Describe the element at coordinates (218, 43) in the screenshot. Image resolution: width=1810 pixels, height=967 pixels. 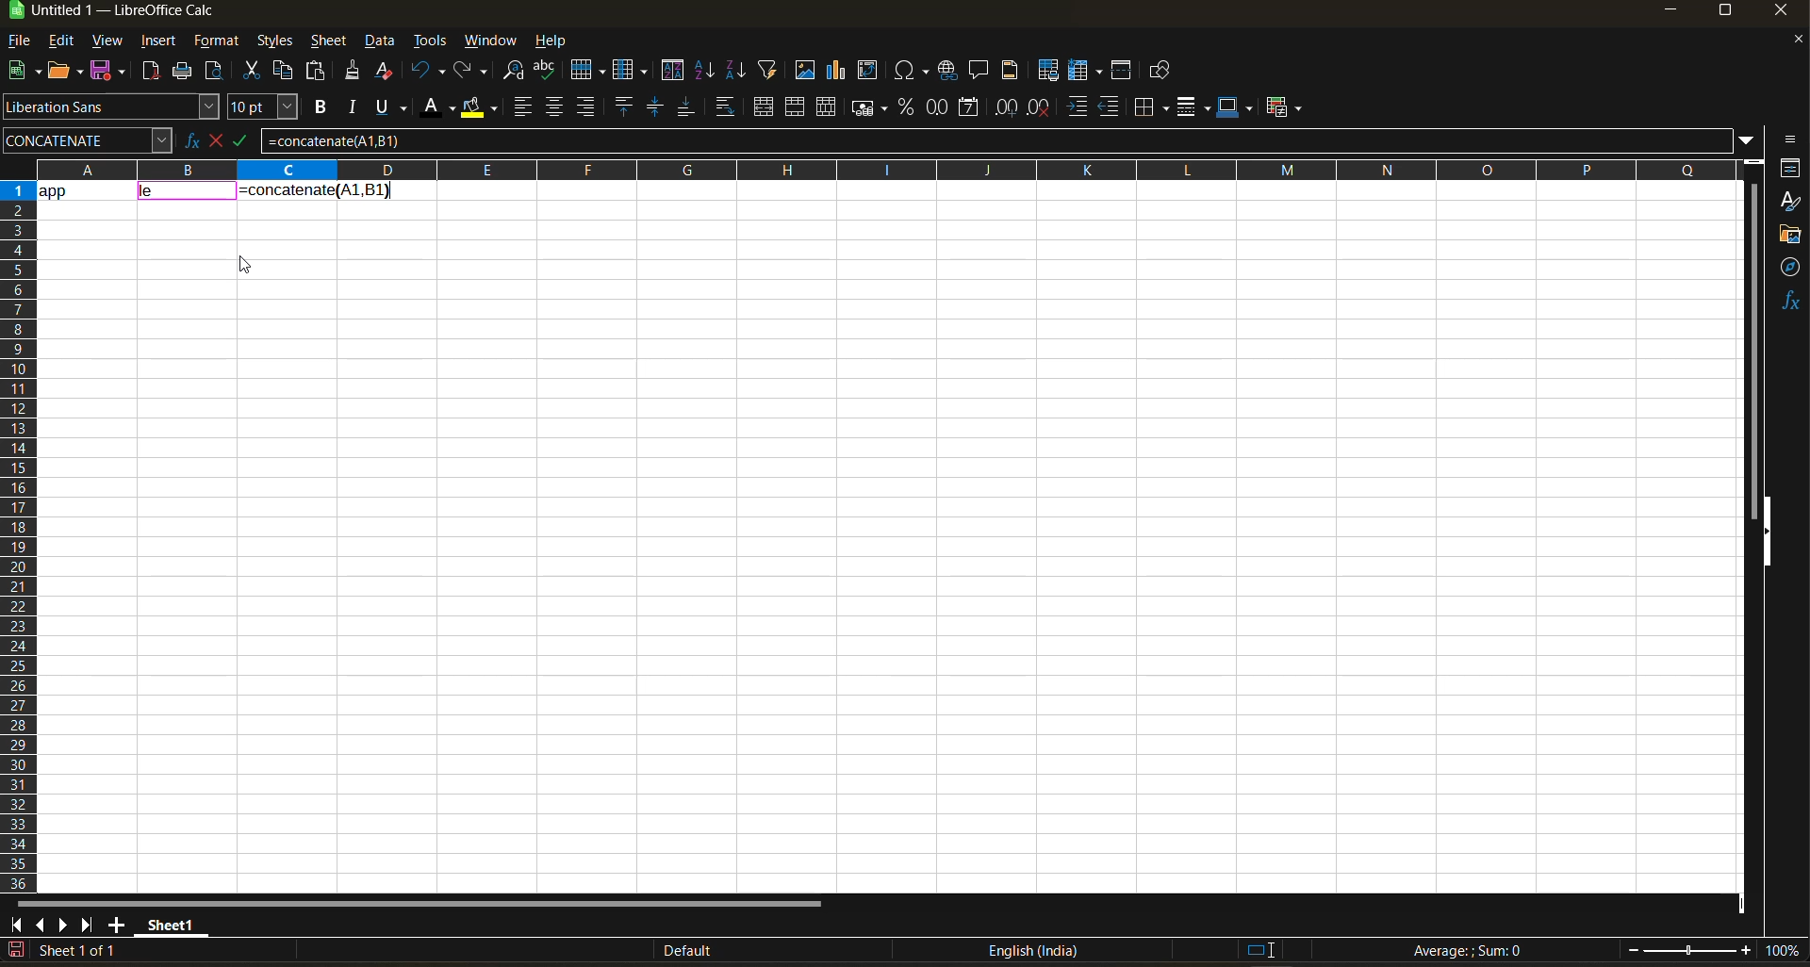
I see `format` at that location.